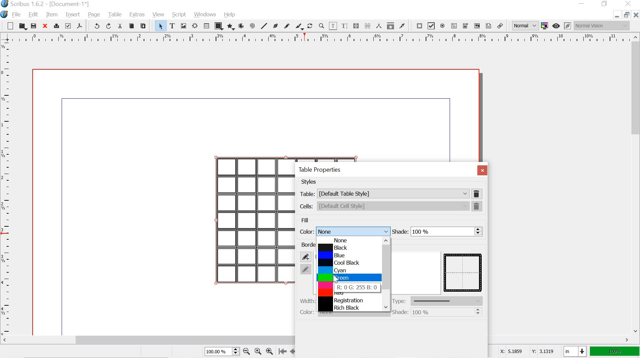  What do you see at coordinates (390, 25) in the screenshot?
I see `copy item properties` at bounding box center [390, 25].